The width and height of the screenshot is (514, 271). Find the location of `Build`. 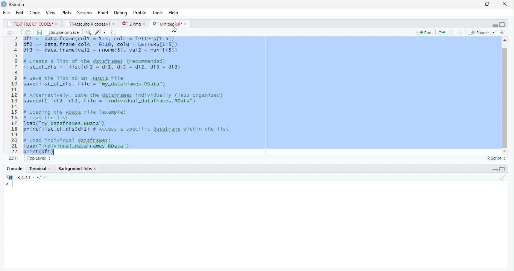

Build is located at coordinates (103, 12).